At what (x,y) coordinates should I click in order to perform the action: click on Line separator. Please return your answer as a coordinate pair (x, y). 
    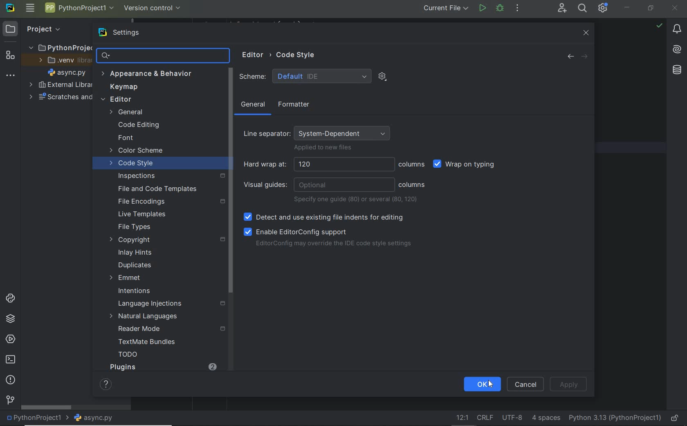
    Looking at the image, I should click on (319, 131).